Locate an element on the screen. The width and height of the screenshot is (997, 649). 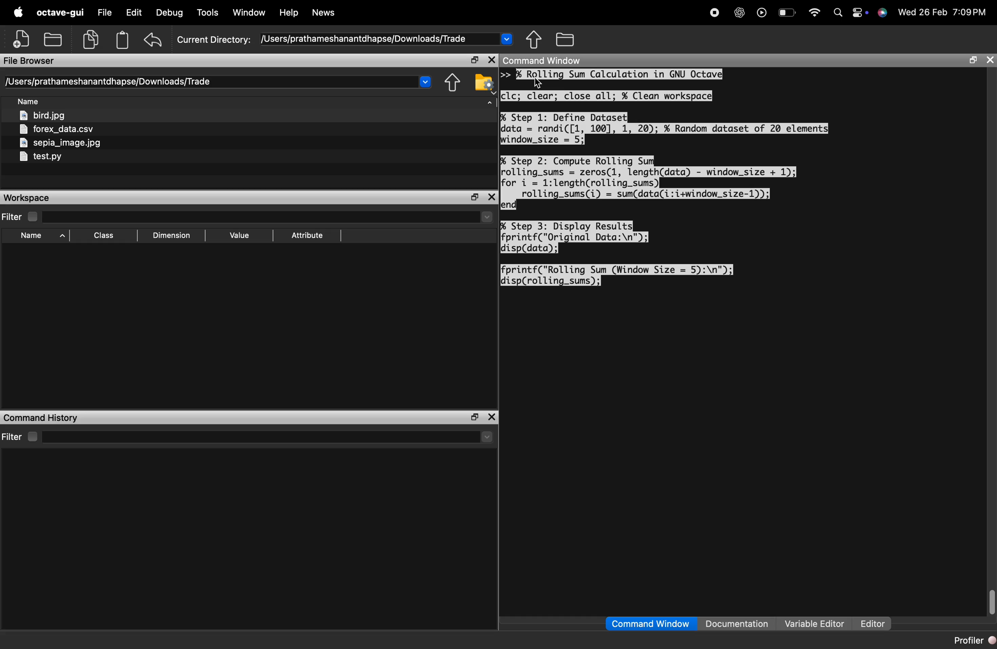
maximize is located at coordinates (974, 60).